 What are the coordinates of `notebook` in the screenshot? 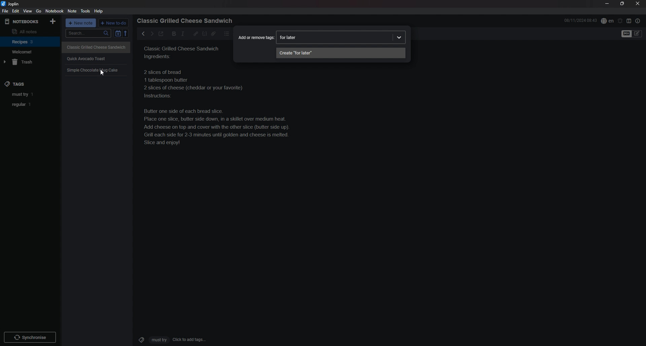 It's located at (55, 11).